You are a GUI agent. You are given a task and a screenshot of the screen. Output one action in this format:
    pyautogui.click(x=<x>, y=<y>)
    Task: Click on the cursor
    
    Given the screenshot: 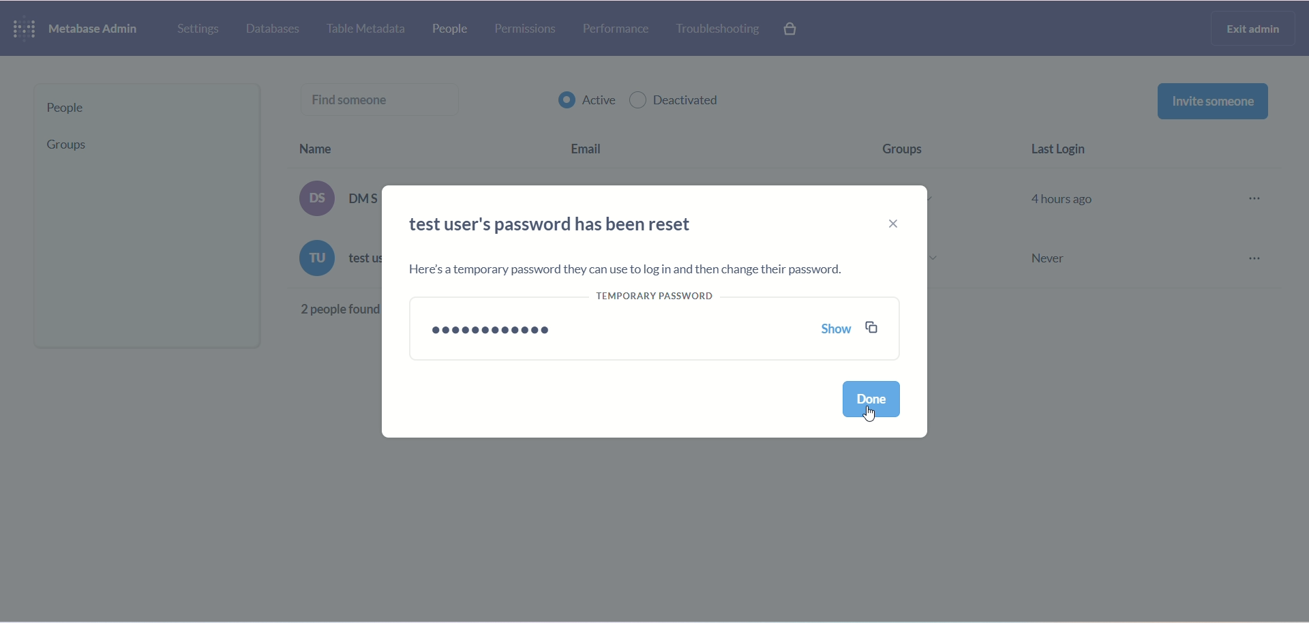 What is the action you would take?
    pyautogui.click(x=867, y=412)
    